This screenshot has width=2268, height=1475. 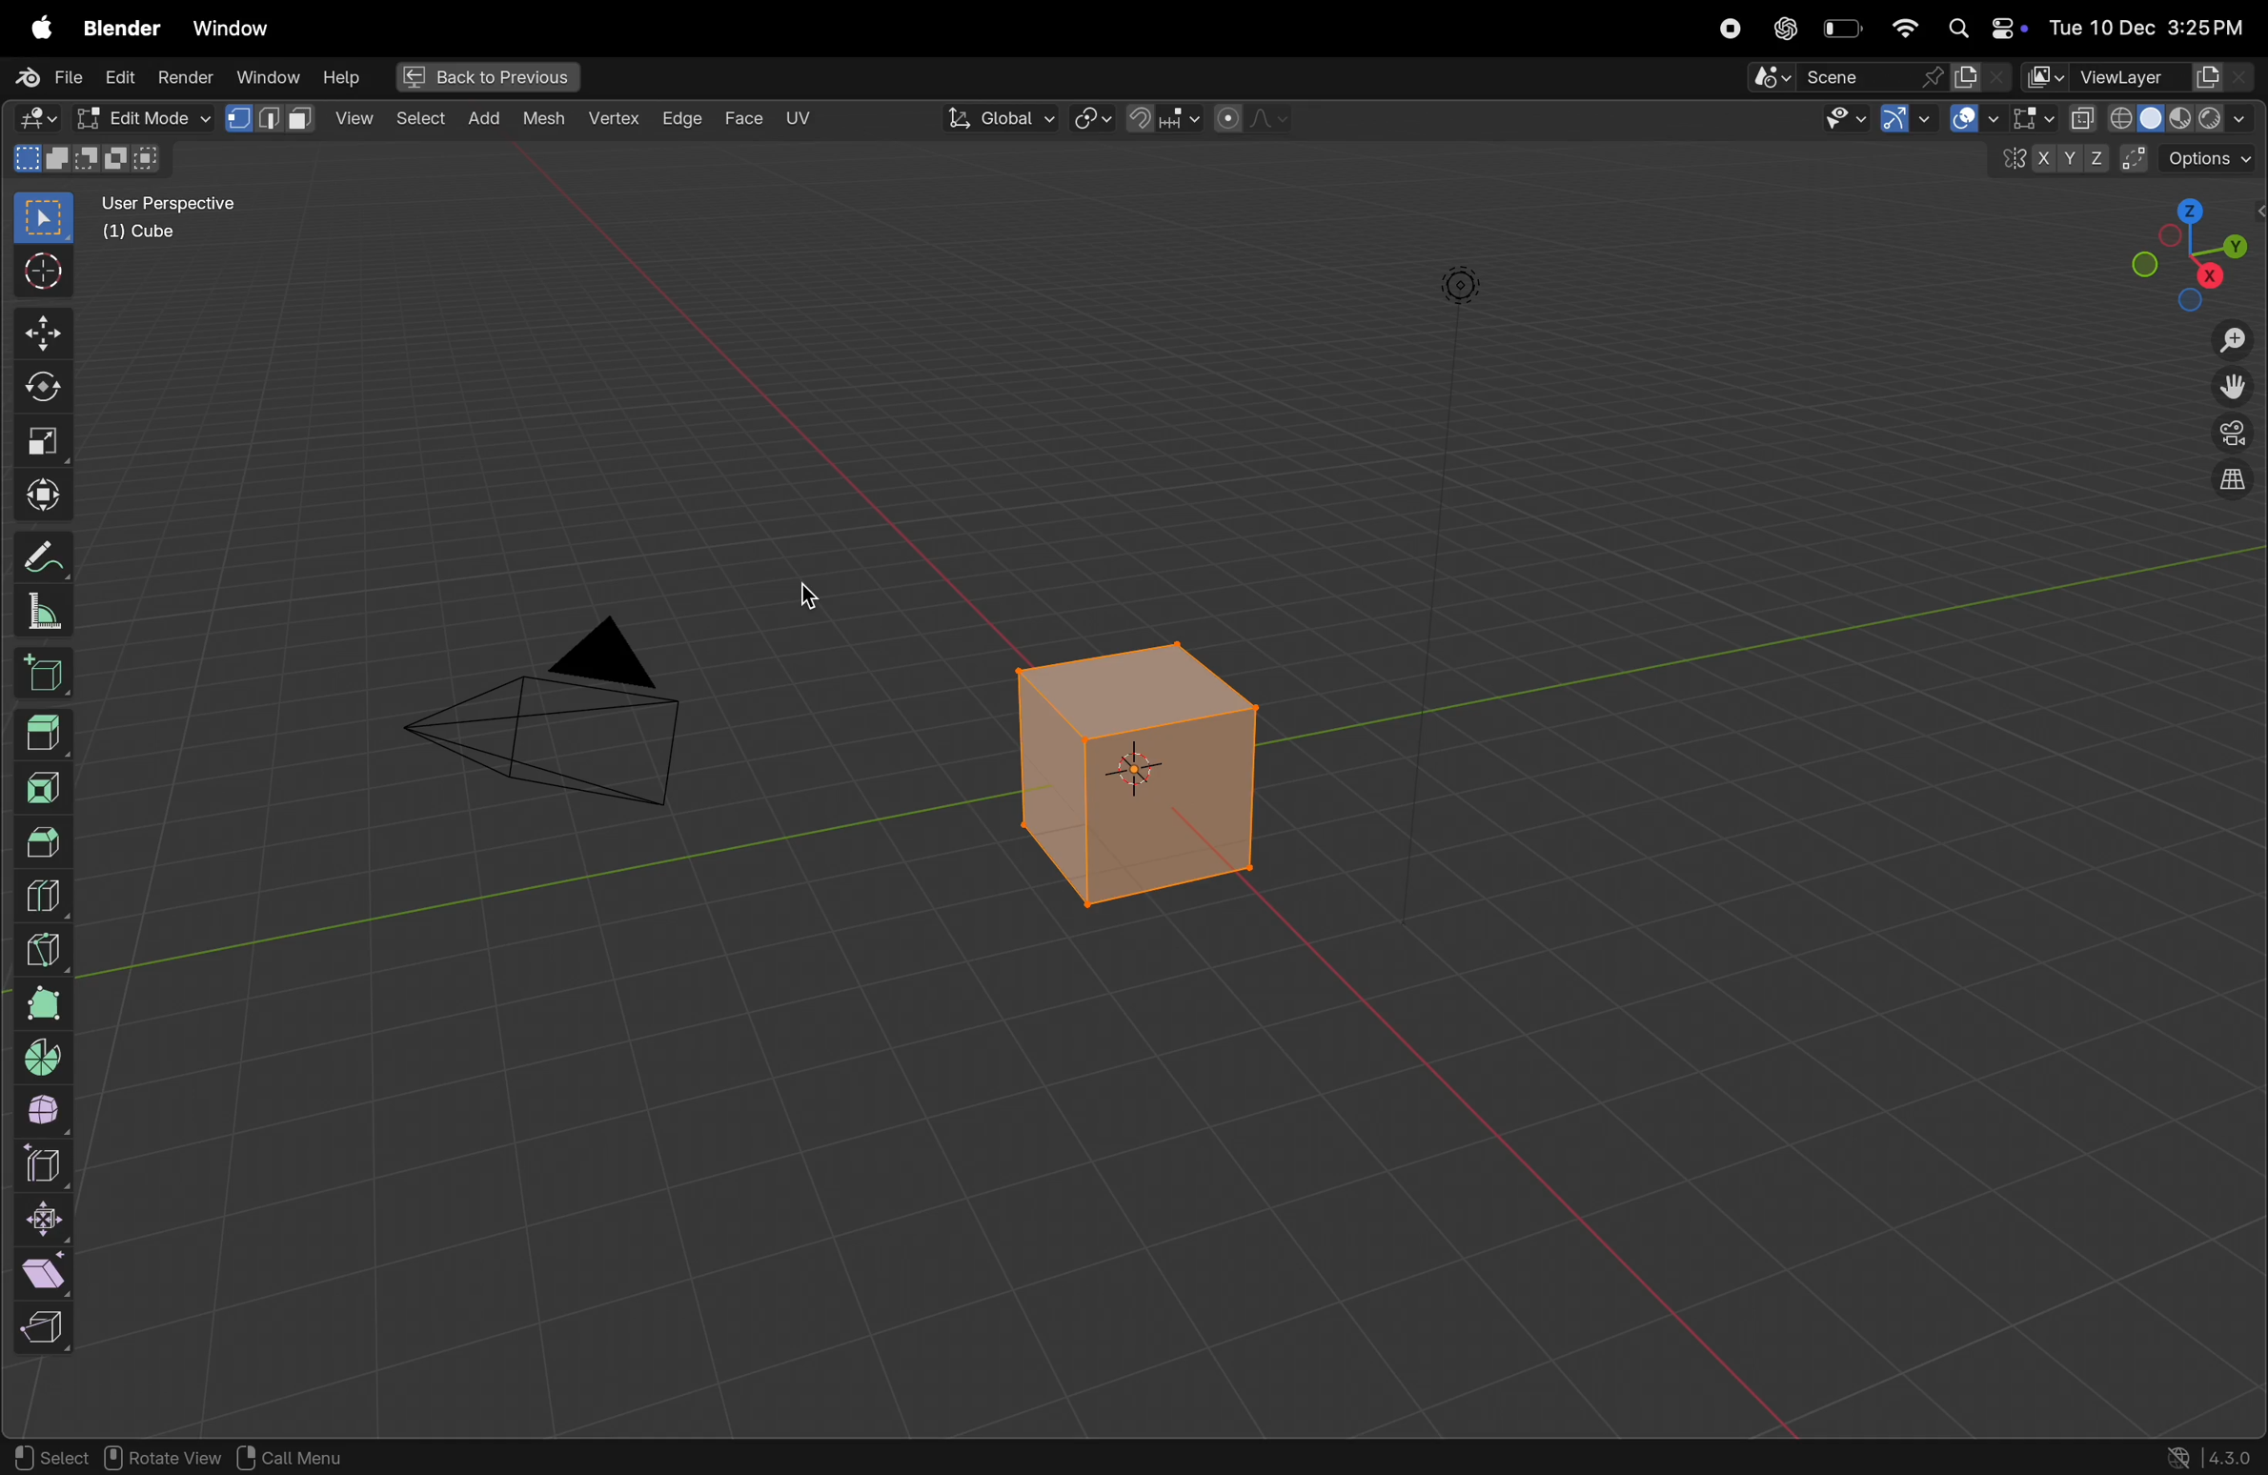 What do you see at coordinates (417, 120) in the screenshot?
I see `add` at bounding box center [417, 120].